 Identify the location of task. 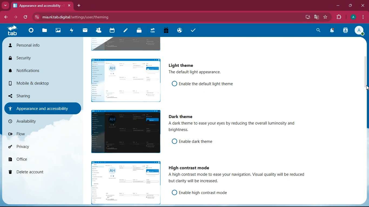
(192, 30).